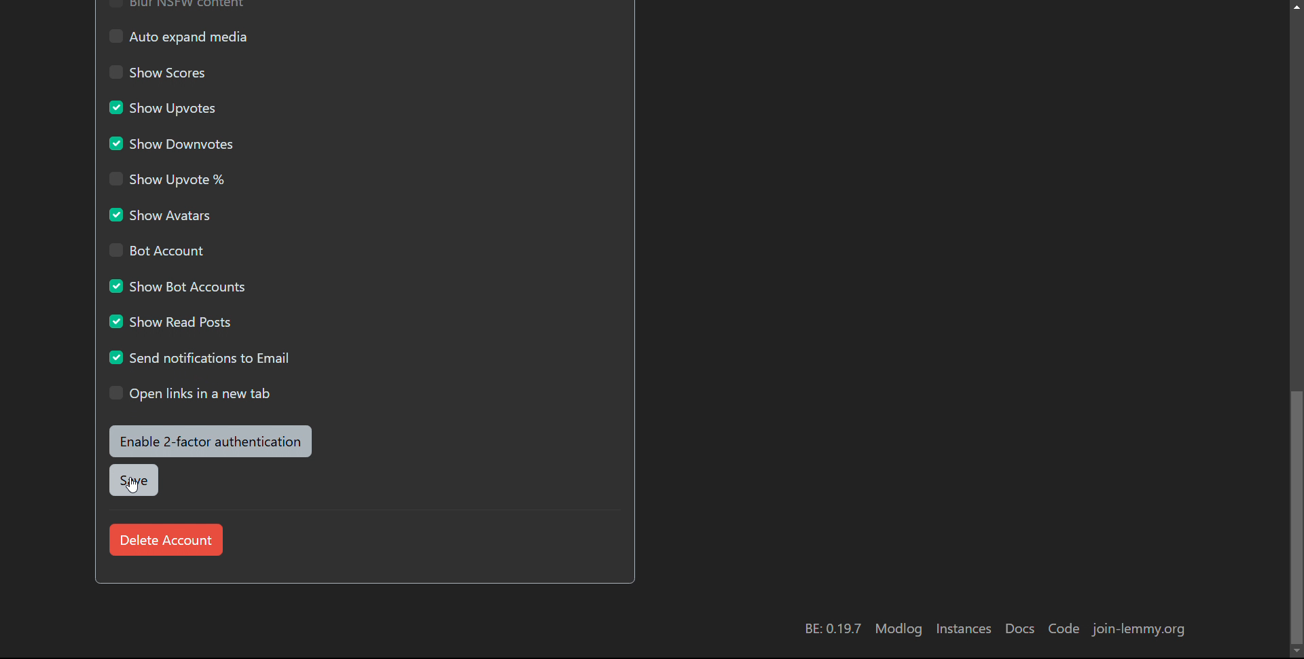 The width and height of the screenshot is (1304, 659). Describe the element at coordinates (202, 356) in the screenshot. I see `send notifications to email` at that location.